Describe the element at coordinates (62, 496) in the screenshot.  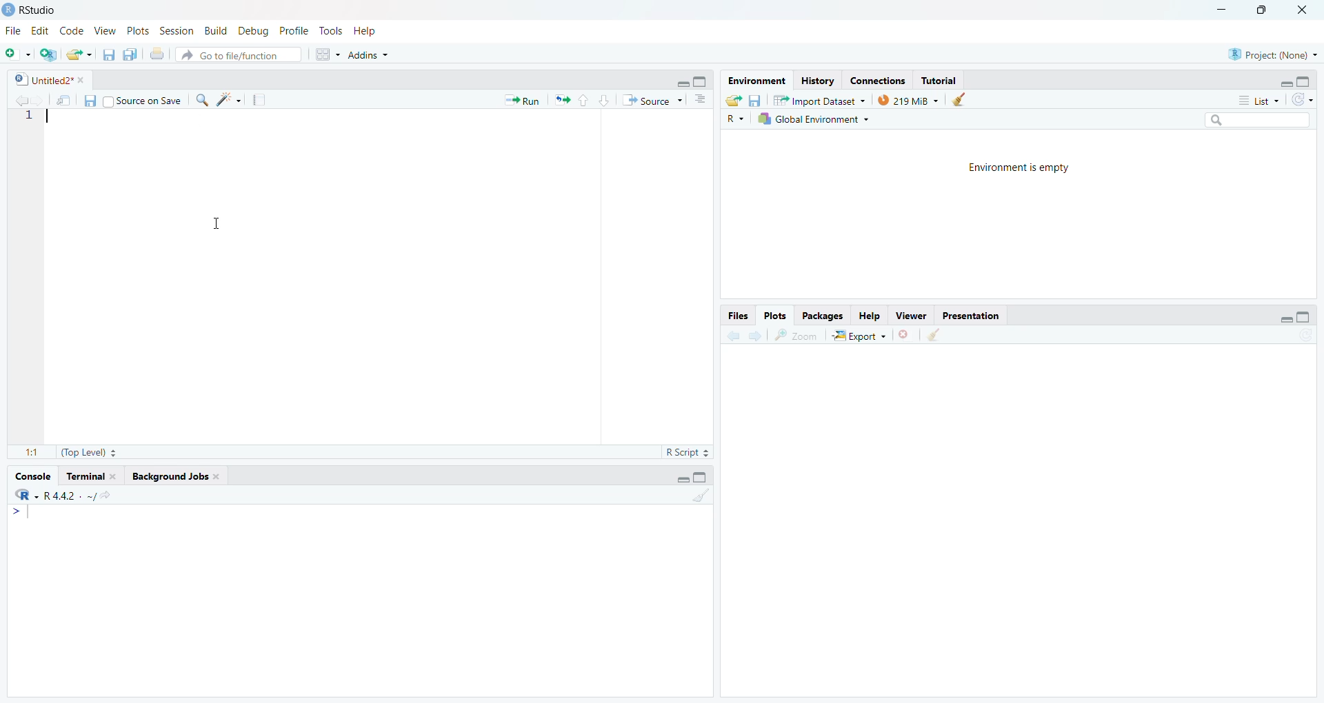
I see `R-R442. ~/` at that location.